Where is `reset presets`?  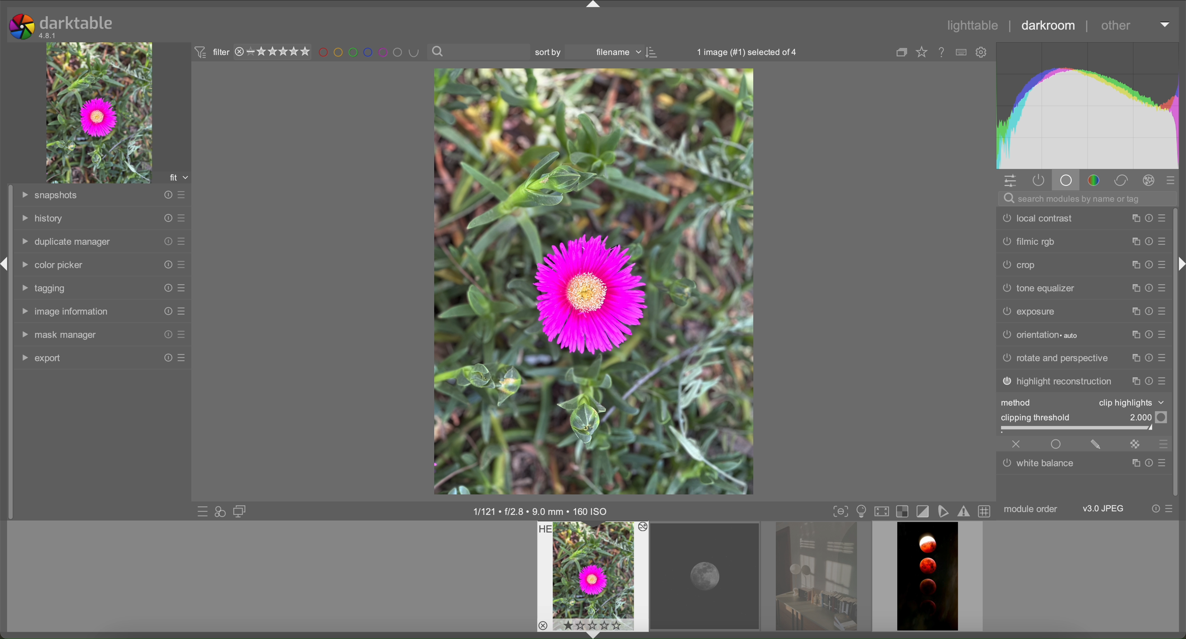
reset presets is located at coordinates (1156, 508).